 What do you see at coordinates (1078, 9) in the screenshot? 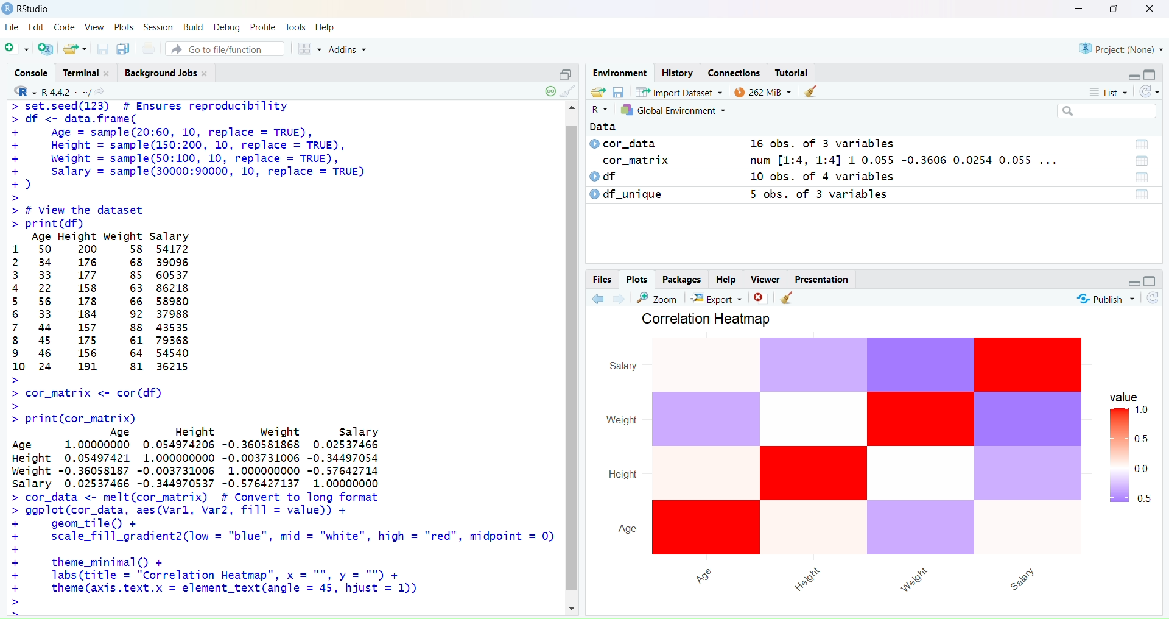
I see `Minimize` at bounding box center [1078, 9].